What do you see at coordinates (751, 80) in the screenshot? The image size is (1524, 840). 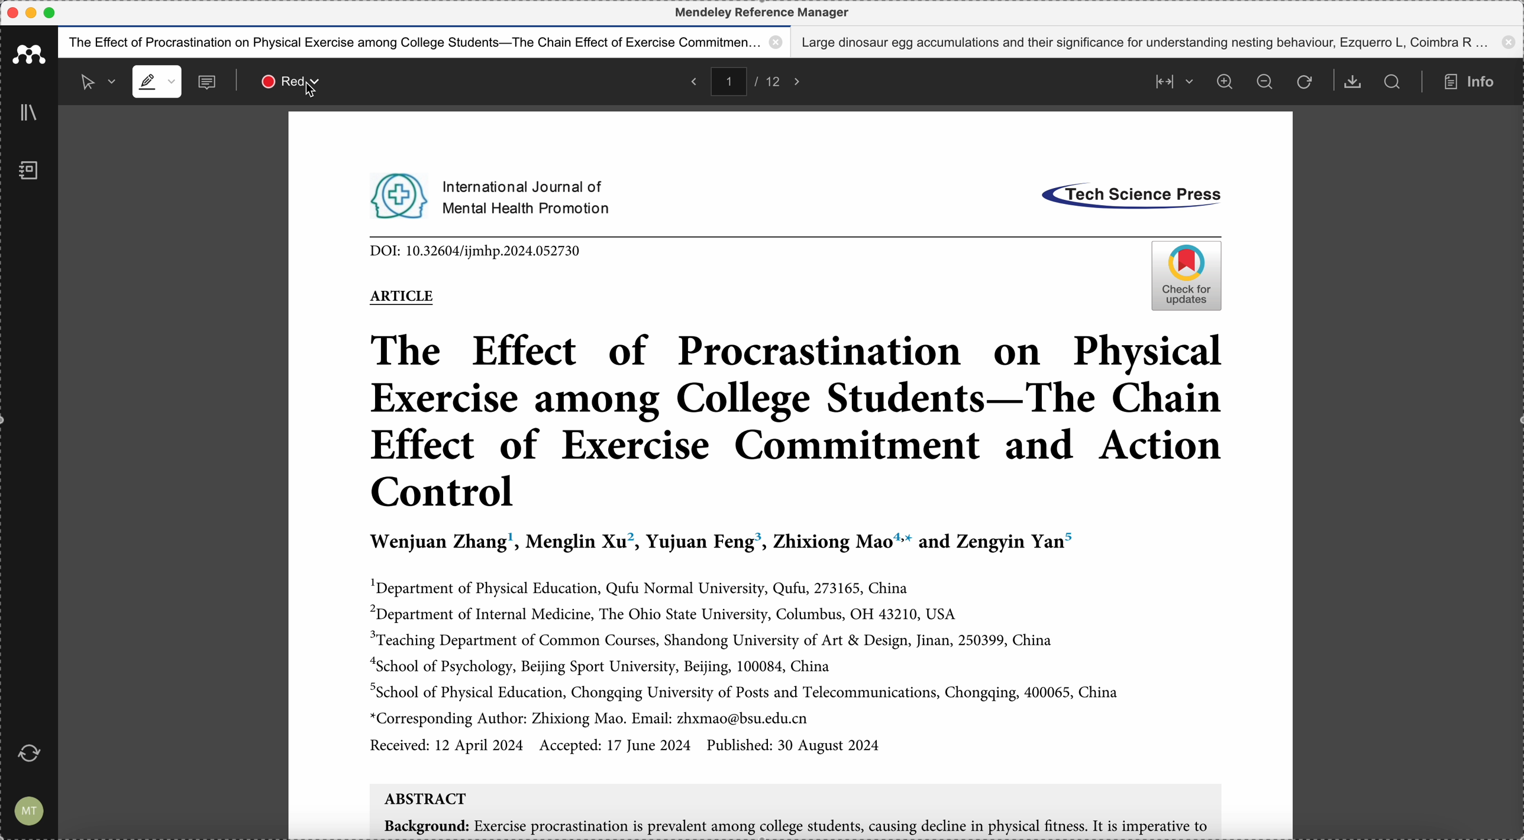 I see `pages` at bounding box center [751, 80].